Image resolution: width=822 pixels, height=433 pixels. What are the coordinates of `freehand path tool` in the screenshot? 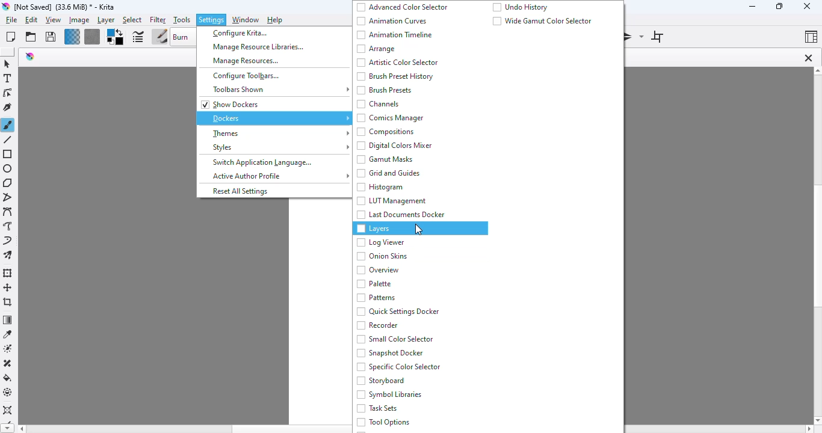 It's located at (8, 226).